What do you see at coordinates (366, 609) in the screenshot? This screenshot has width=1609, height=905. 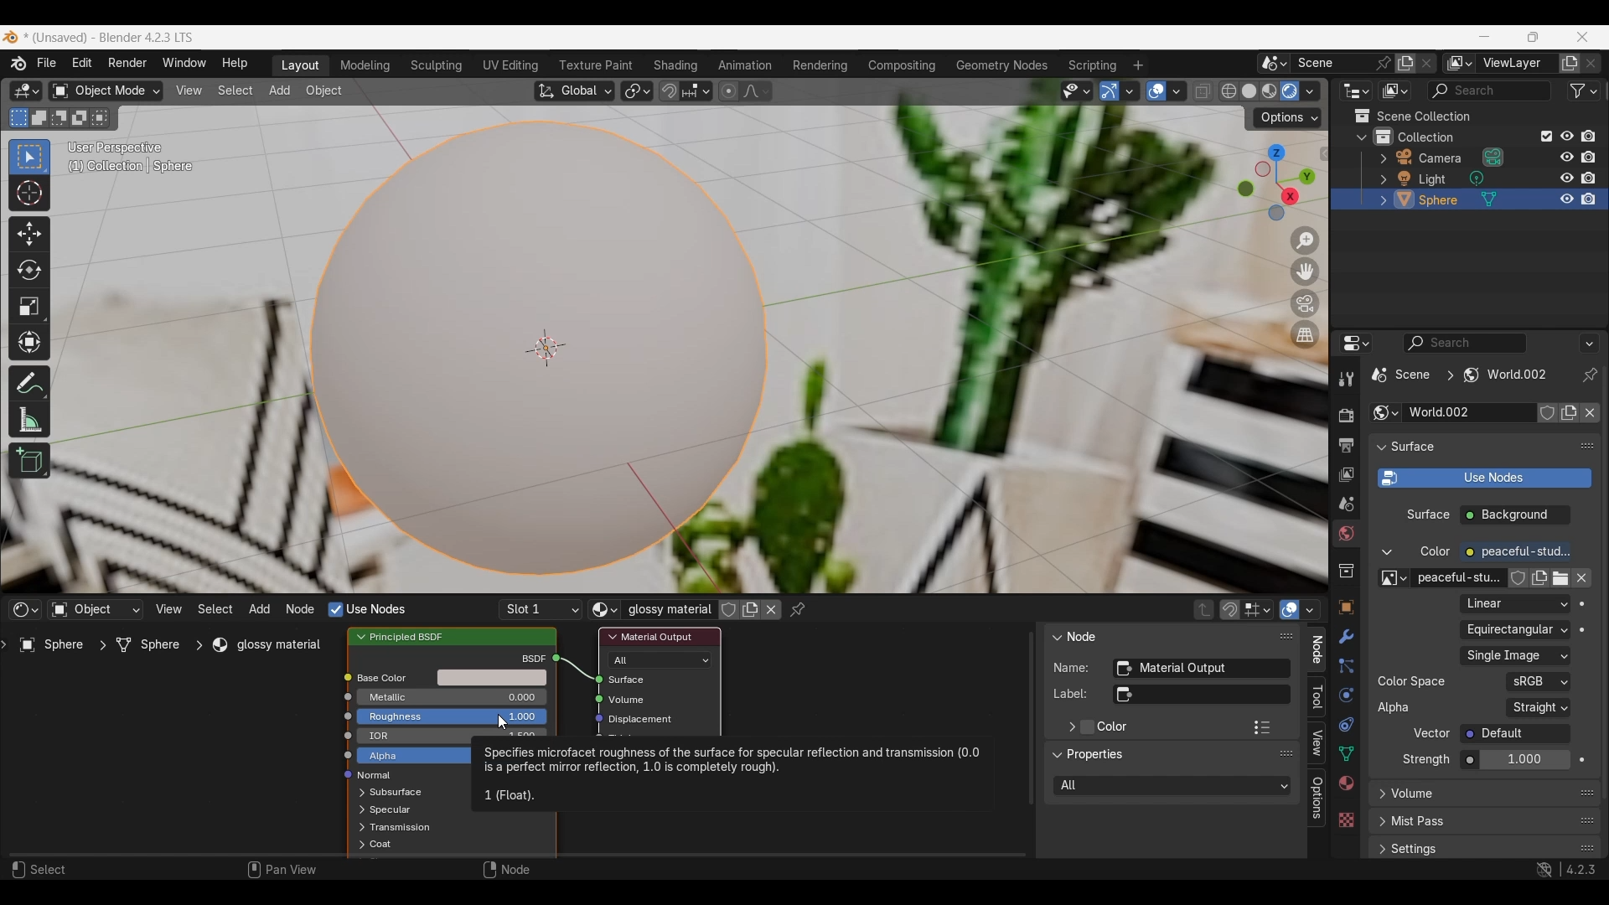 I see `Nodes to render material` at bounding box center [366, 609].